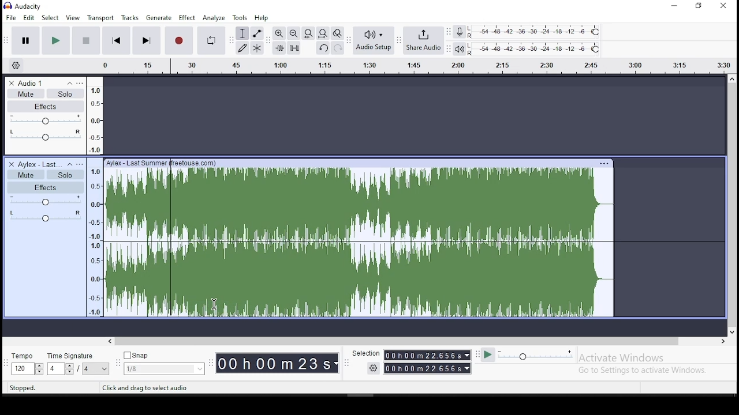 The image size is (739, 415). I want to click on transport, so click(100, 17).